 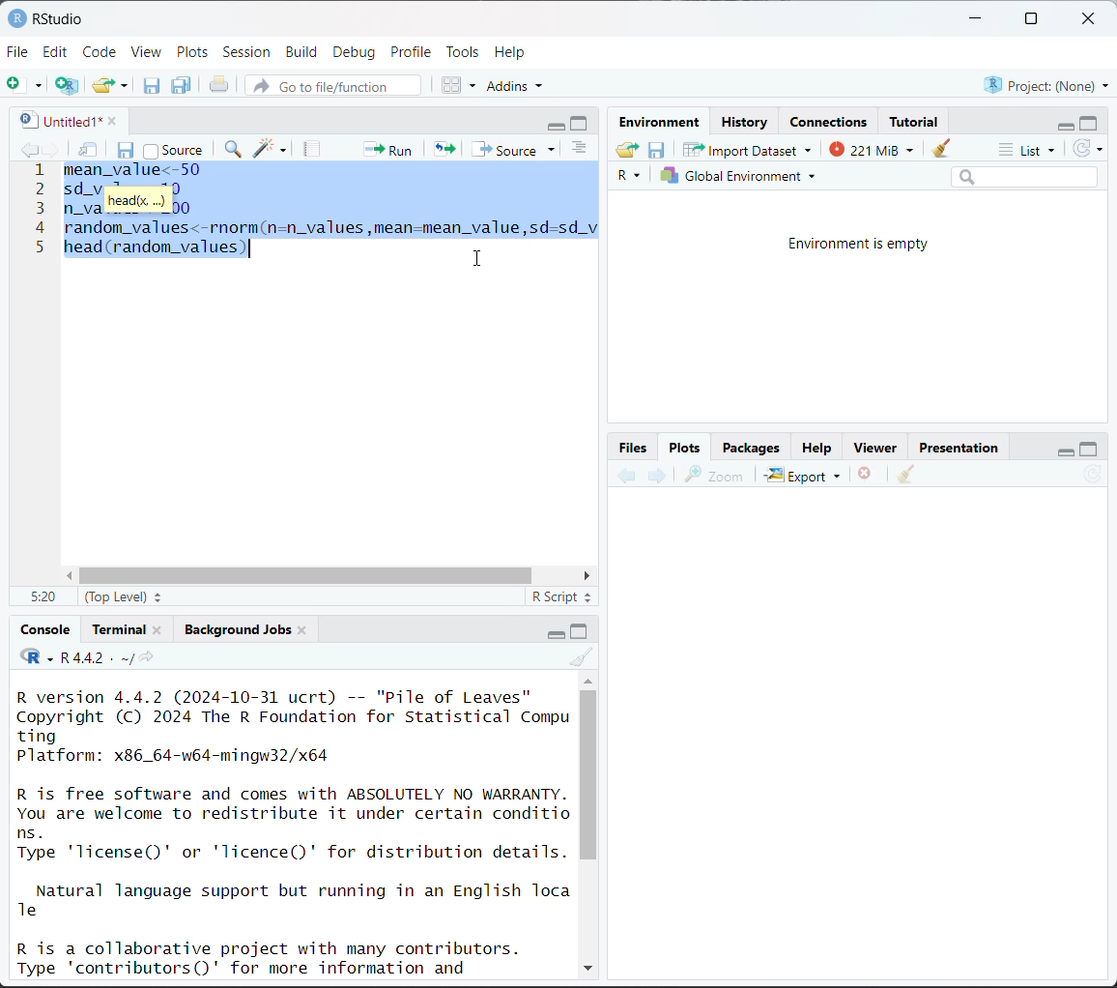 What do you see at coordinates (45, 17) in the screenshot?
I see `RStudio` at bounding box center [45, 17].